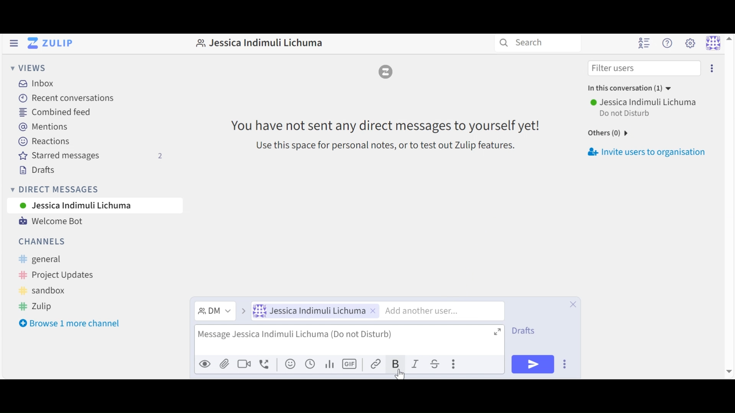 The height and width of the screenshot is (413, 735). Describe the element at coordinates (379, 134) in the screenshot. I see `You have not sent any direct messages to yourself yet!
Use this space for personal notes, or to test out Zulip features.` at that location.